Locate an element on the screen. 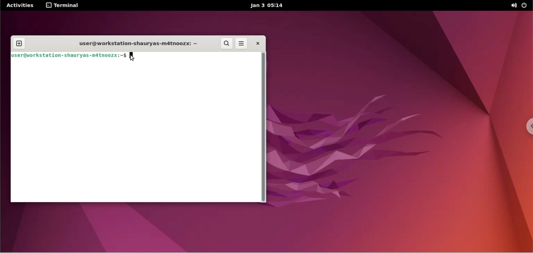 This screenshot has width=533, height=253. Activities is located at coordinates (20, 5).